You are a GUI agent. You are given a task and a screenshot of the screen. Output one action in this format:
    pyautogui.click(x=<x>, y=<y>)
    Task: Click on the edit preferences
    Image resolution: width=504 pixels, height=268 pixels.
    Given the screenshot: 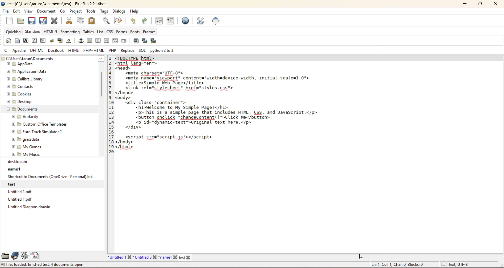 What is the action you would take?
    pyautogui.click(x=200, y=21)
    